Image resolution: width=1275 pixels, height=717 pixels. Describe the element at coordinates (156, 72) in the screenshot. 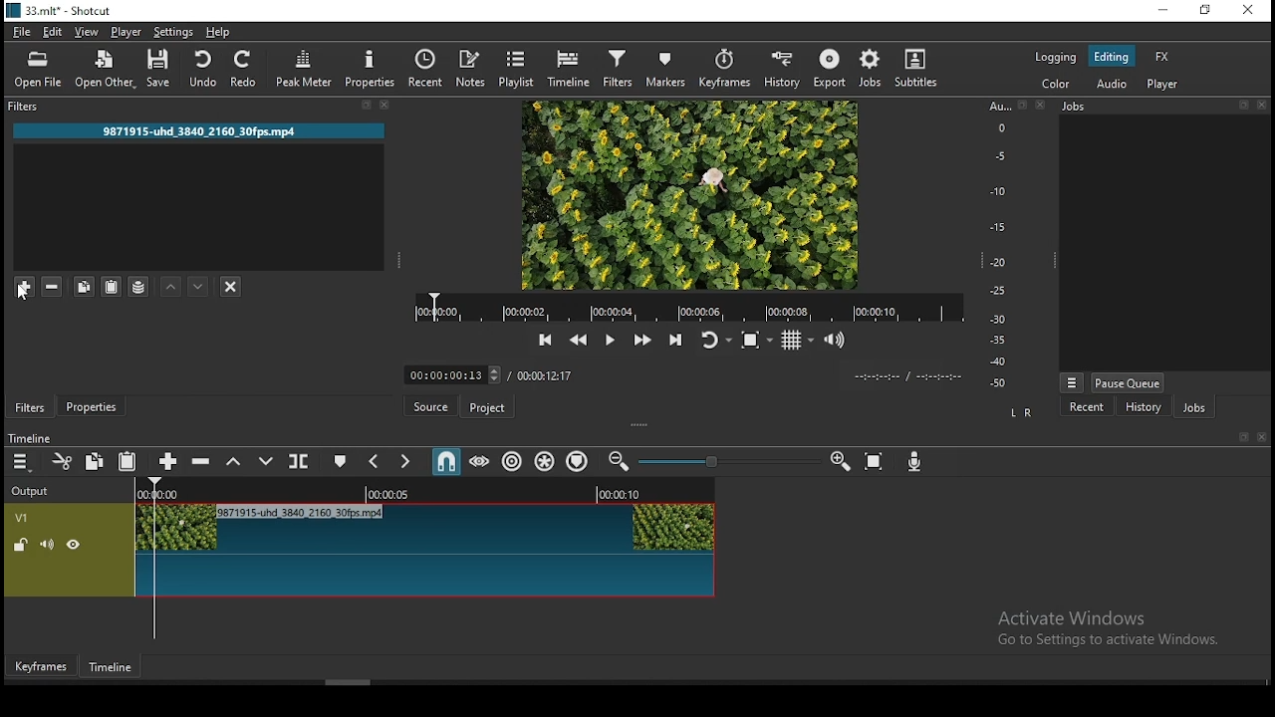

I see `save` at that location.